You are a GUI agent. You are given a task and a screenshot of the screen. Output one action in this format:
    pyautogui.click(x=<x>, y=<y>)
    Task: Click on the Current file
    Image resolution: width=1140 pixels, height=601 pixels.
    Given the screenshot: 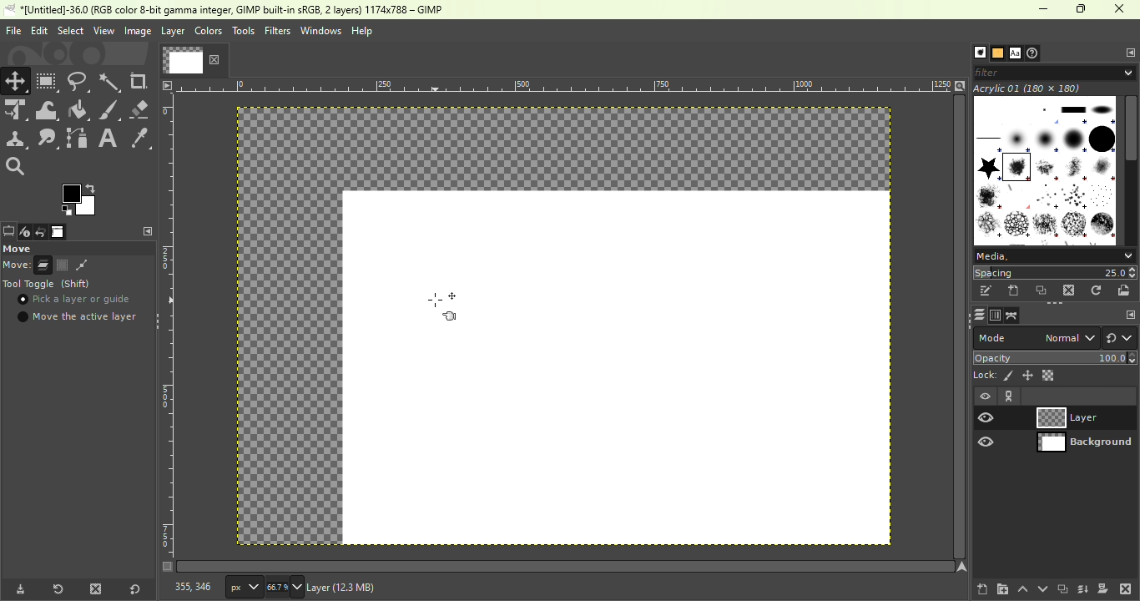 What is the action you would take?
    pyautogui.click(x=193, y=59)
    